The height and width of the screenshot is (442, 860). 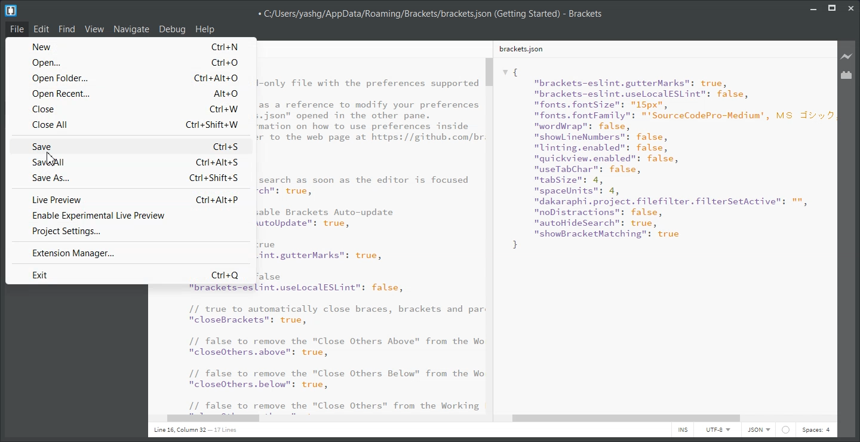 What do you see at coordinates (133, 273) in the screenshot?
I see `Exit   Ctrl+Q` at bounding box center [133, 273].